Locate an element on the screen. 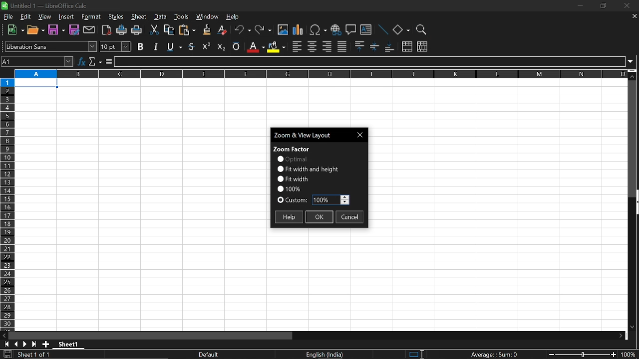 This screenshot has height=359, width=639. eraser is located at coordinates (223, 30).